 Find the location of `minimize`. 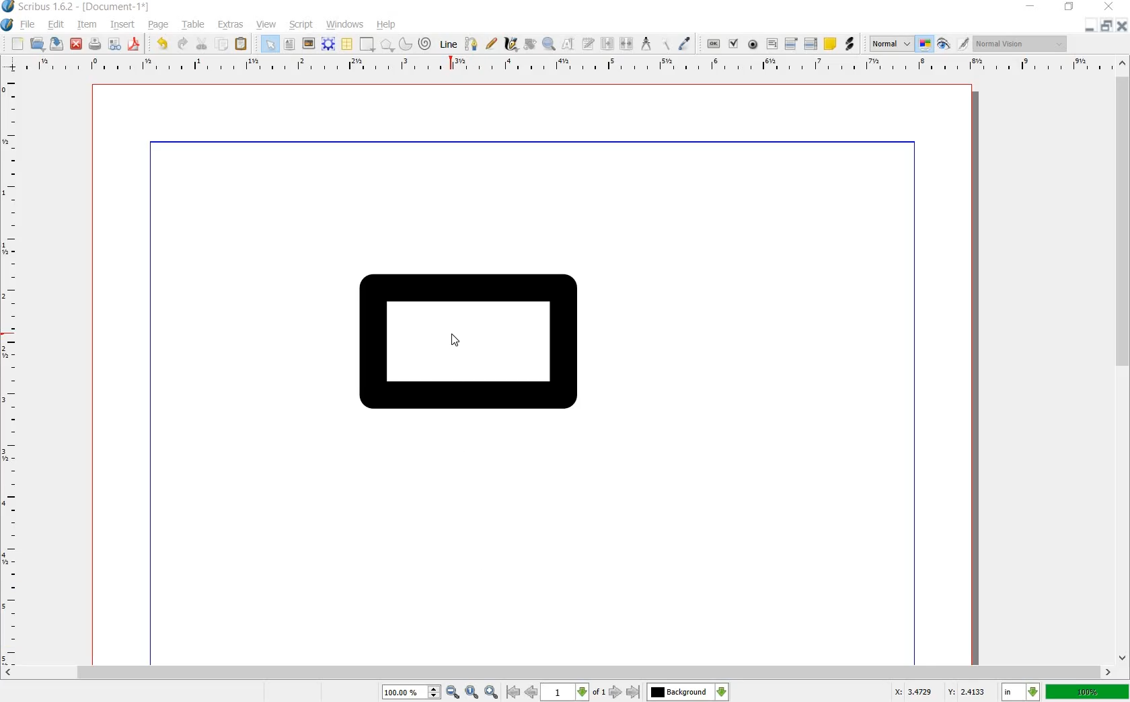

minimize is located at coordinates (1088, 26).